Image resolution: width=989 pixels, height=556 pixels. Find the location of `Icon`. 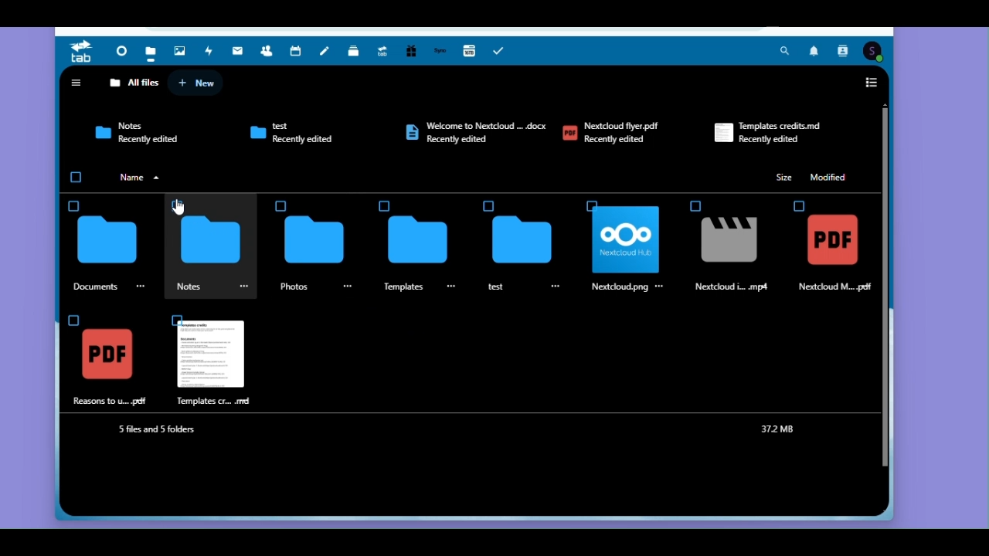

Icon is located at coordinates (628, 242).